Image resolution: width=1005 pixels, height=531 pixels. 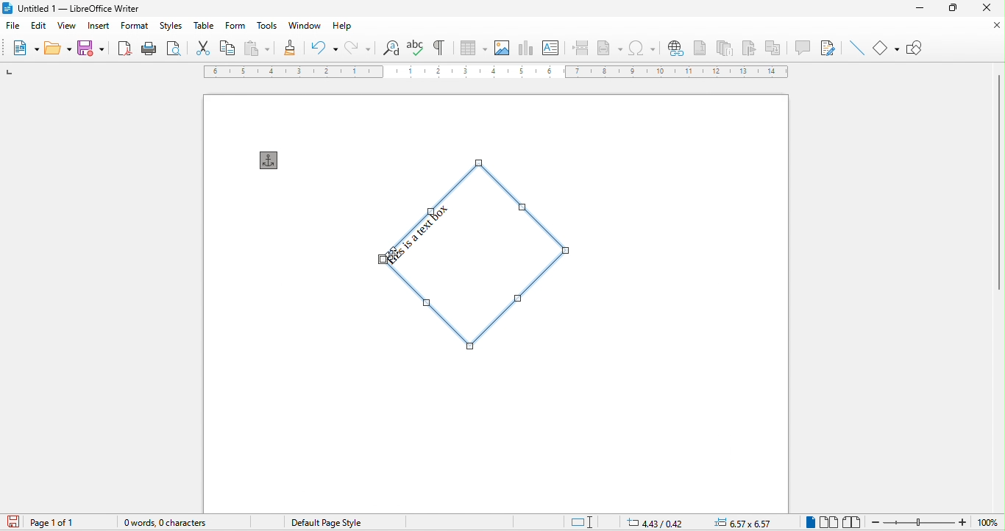 I want to click on export directly as pdf, so click(x=124, y=47).